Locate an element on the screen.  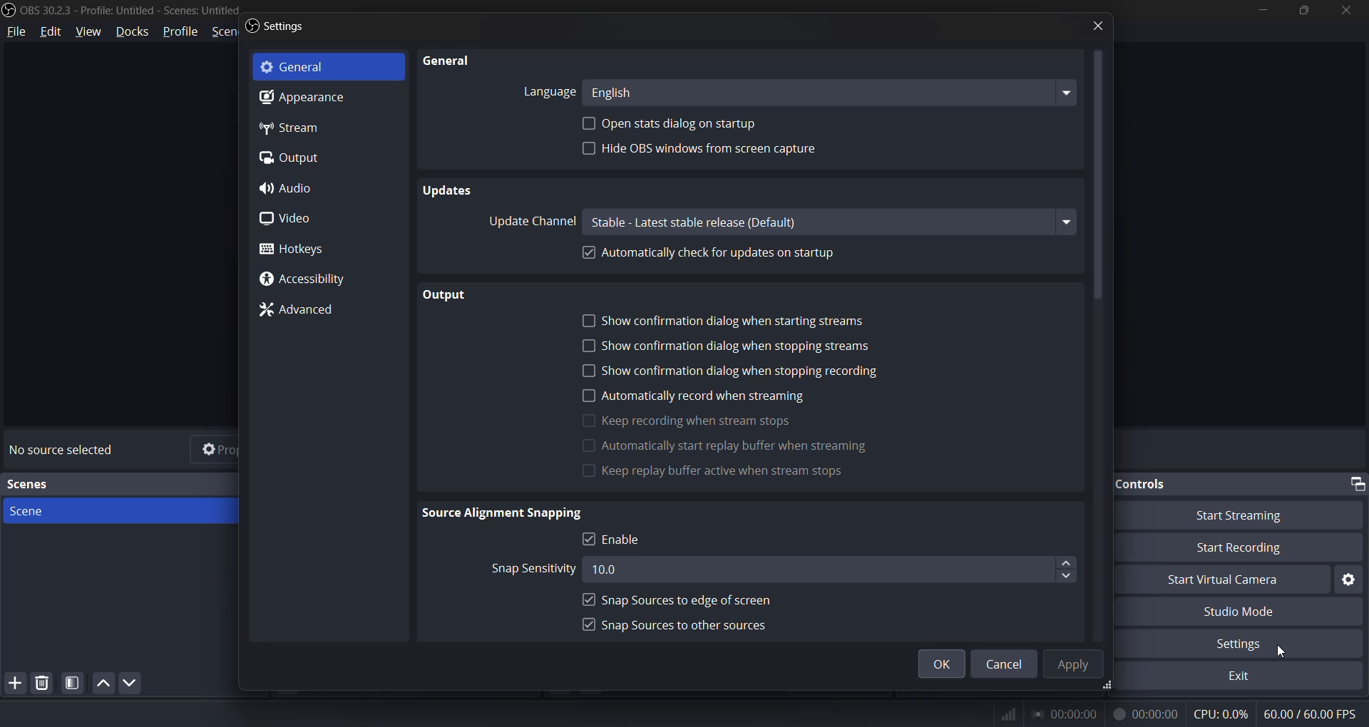
App icon is located at coordinates (9, 11).